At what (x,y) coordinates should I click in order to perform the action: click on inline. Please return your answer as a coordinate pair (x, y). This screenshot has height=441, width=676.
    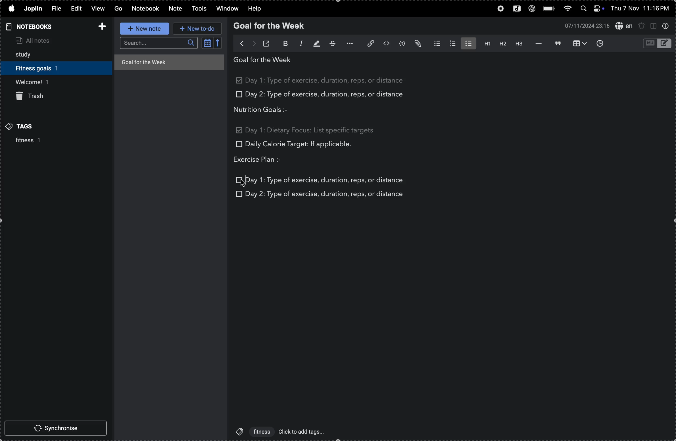
    Looking at the image, I should click on (385, 44).